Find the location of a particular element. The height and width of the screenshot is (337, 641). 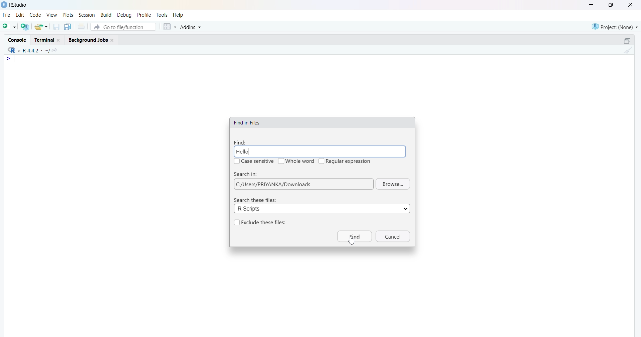

minimise is located at coordinates (592, 4).